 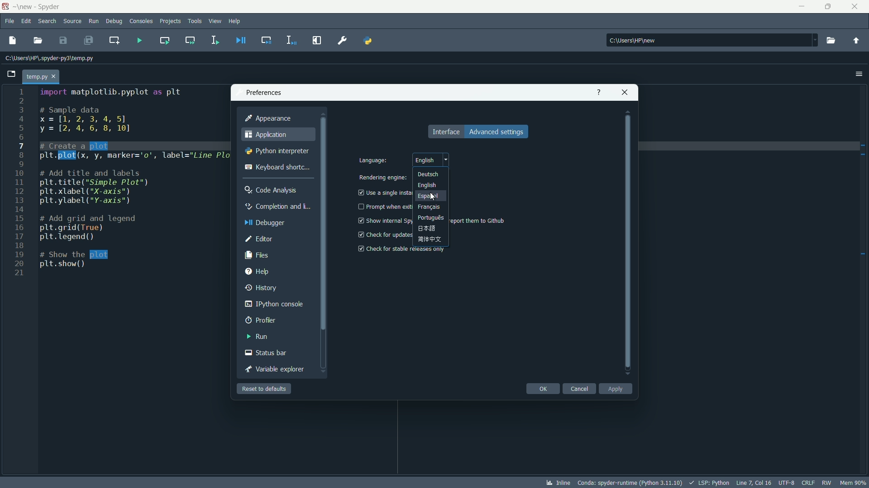 I want to click on file eol status, so click(x=808, y=483).